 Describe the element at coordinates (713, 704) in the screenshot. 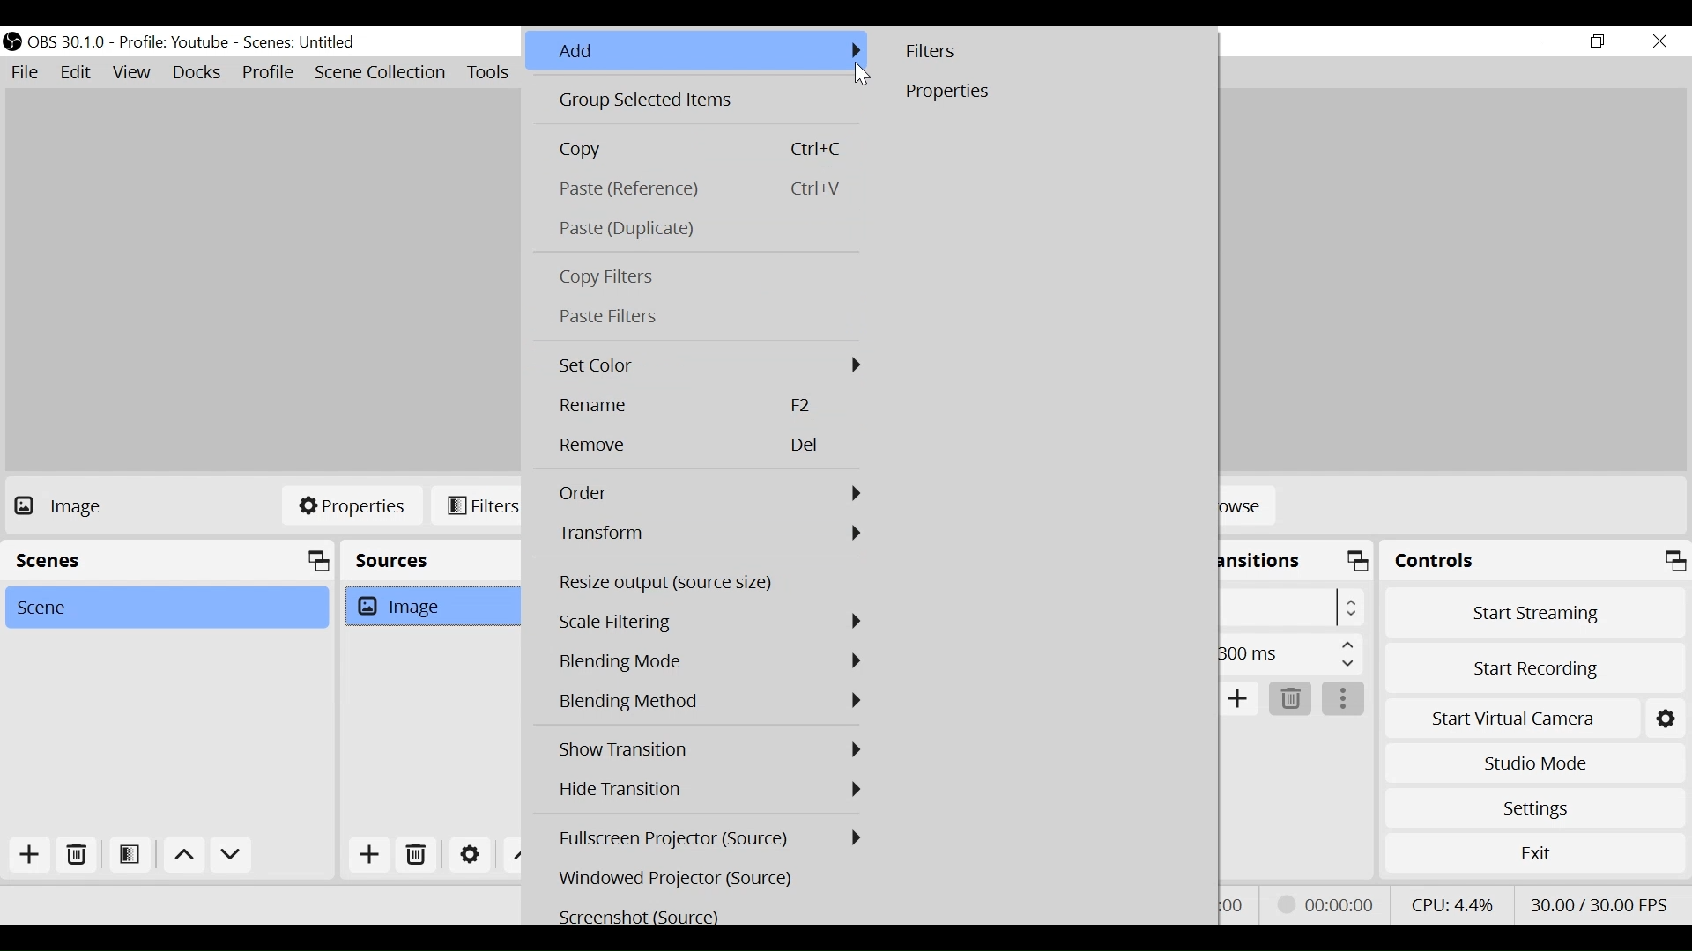

I see `Blending Mode` at that location.